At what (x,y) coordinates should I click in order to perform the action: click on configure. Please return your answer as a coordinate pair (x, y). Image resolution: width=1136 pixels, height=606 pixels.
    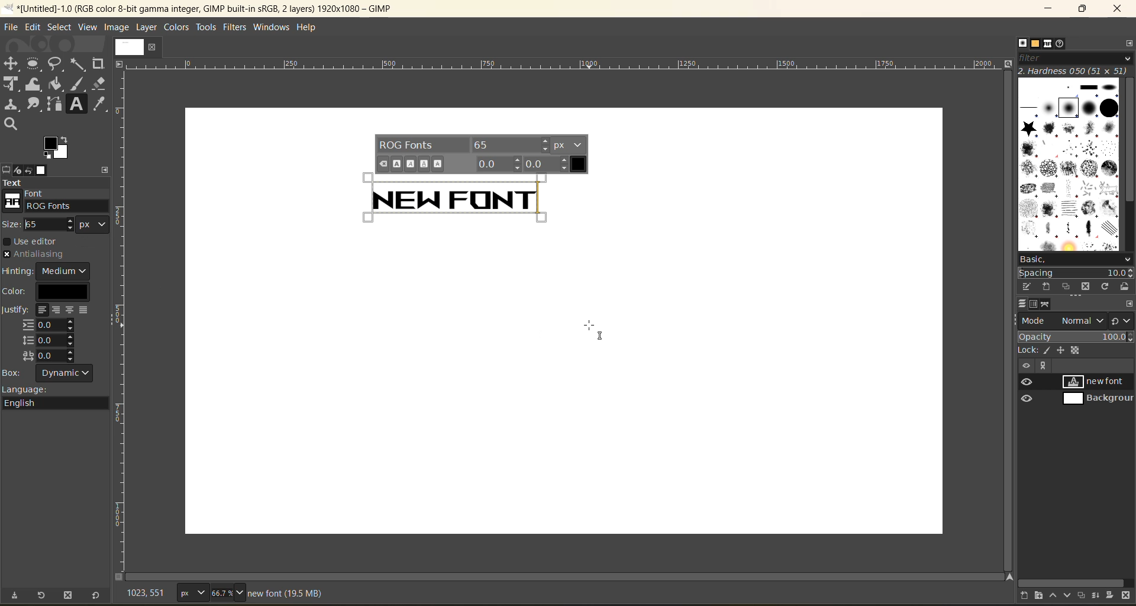
    Looking at the image, I should click on (107, 169).